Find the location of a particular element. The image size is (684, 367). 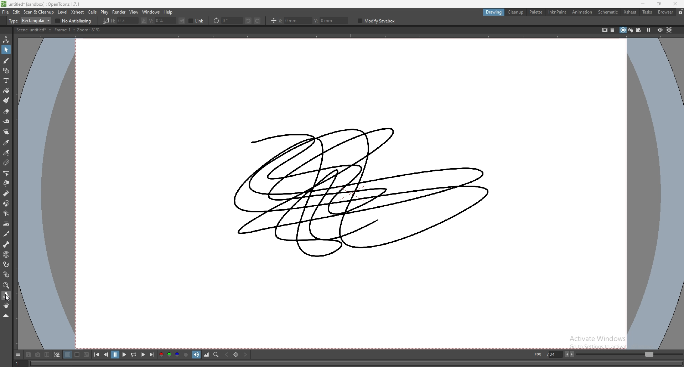

palette is located at coordinates (536, 12).